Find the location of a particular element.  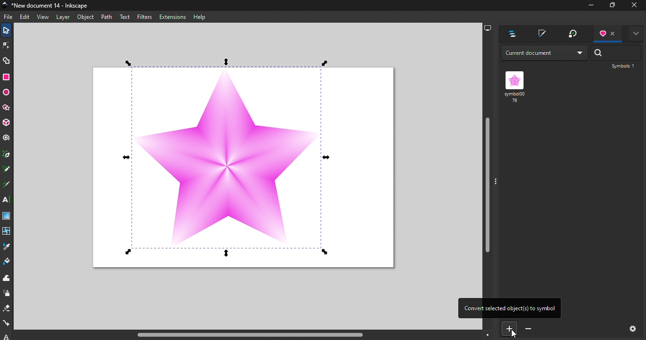

Convert selected objects to symbol is located at coordinates (508, 308).